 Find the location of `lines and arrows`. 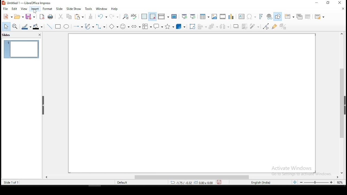

lines and arrows is located at coordinates (78, 27).